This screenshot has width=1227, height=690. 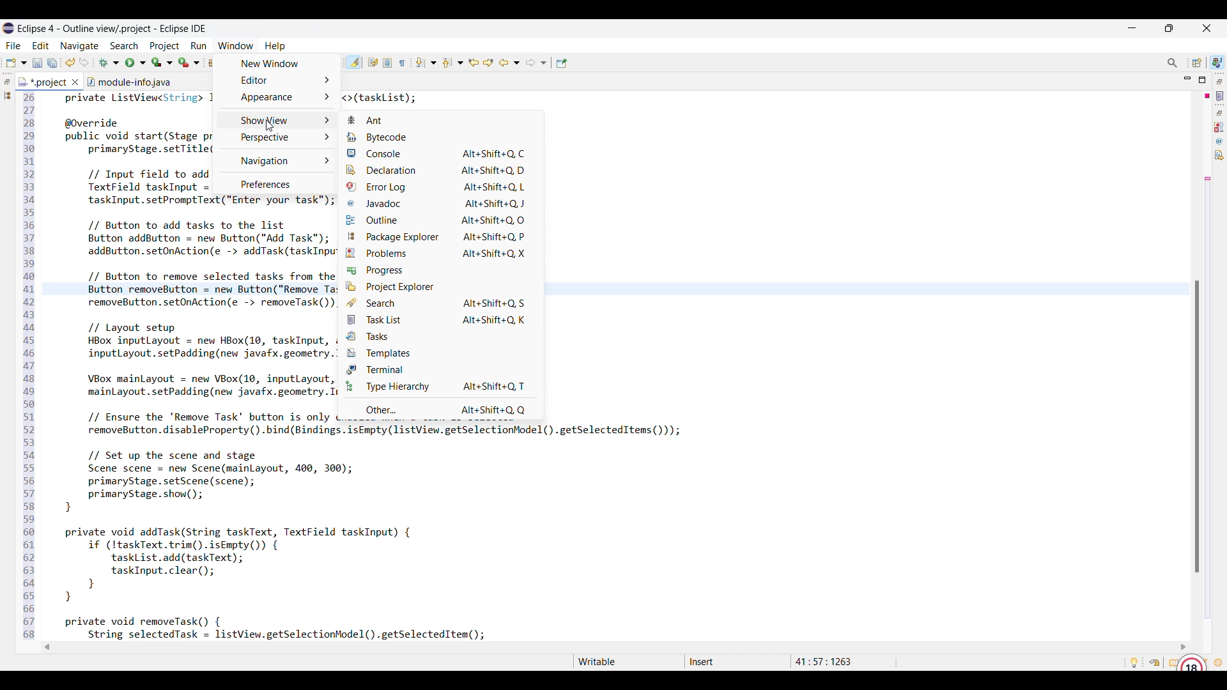 I want to click on line number, so click(x=27, y=369).